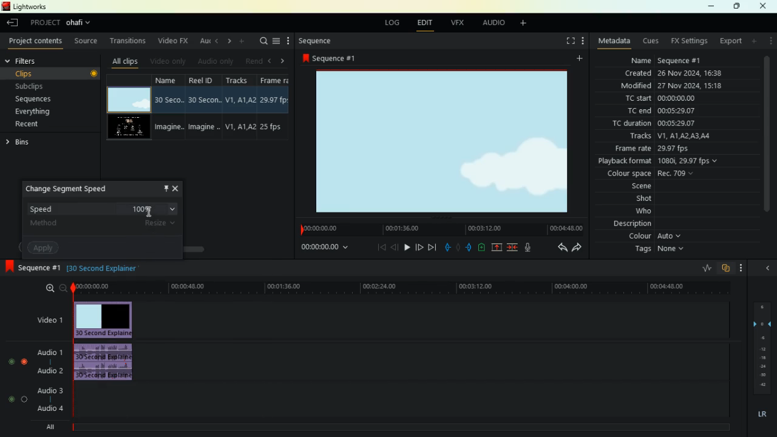 The width and height of the screenshot is (777, 437). Describe the element at coordinates (376, 247) in the screenshot. I see `beggining` at that location.